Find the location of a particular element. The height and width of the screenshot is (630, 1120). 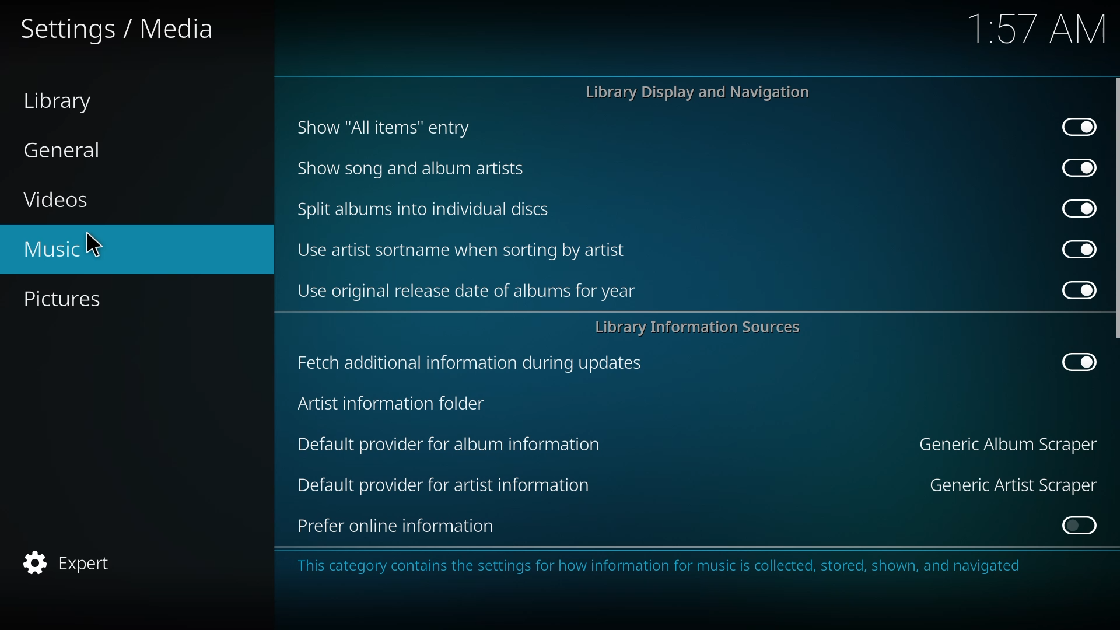

pictures is located at coordinates (69, 300).